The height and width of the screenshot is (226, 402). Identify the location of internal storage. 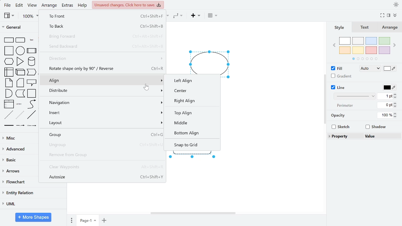
(10, 72).